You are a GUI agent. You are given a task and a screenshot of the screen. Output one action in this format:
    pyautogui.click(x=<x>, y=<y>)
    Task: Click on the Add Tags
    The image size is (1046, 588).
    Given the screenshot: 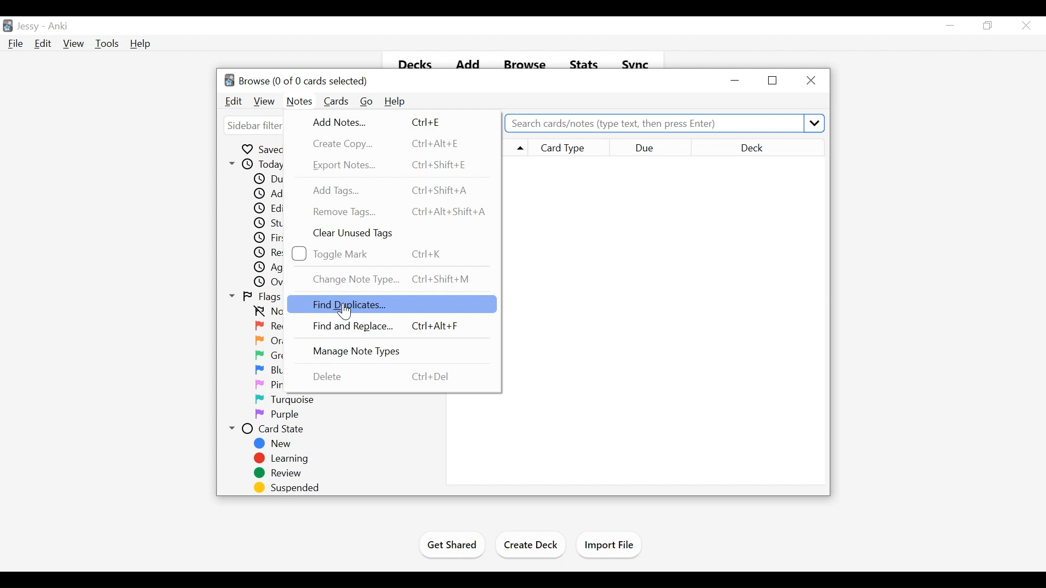 What is the action you would take?
    pyautogui.click(x=390, y=191)
    